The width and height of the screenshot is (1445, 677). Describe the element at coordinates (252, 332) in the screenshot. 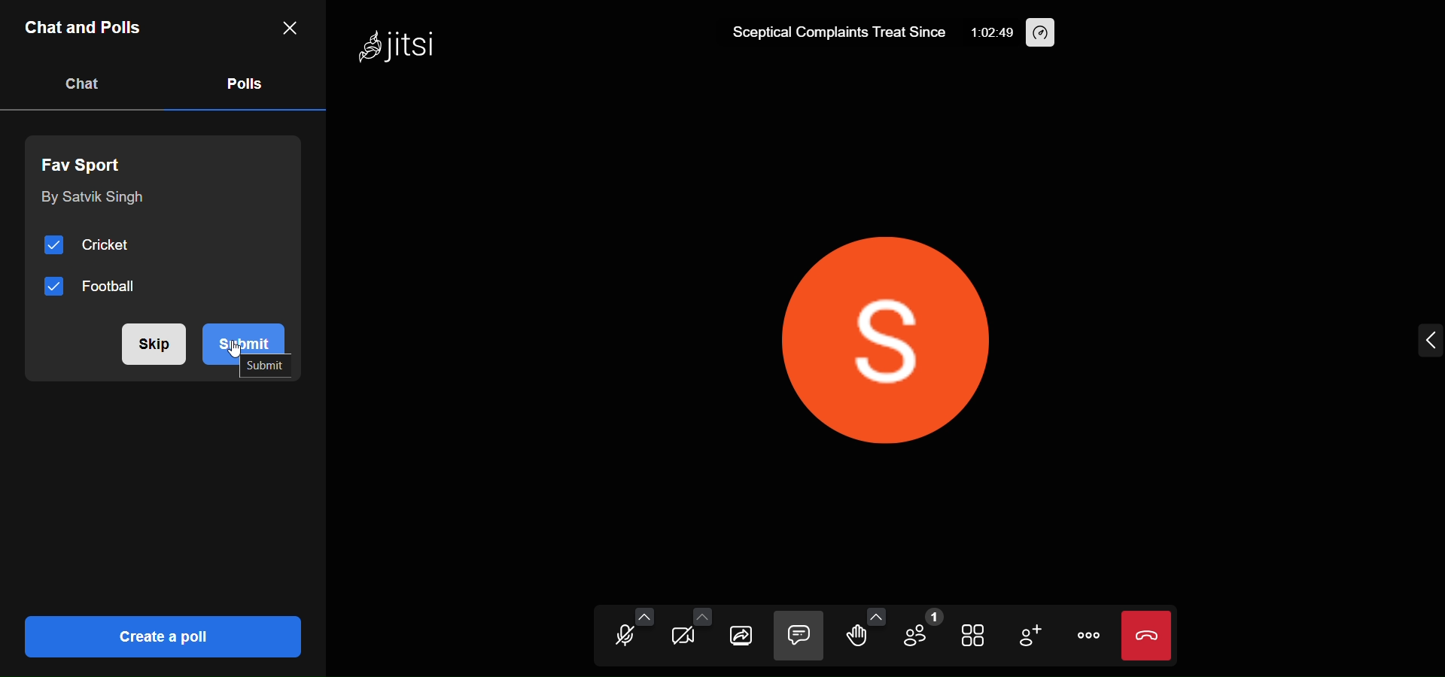

I see `submit` at that location.